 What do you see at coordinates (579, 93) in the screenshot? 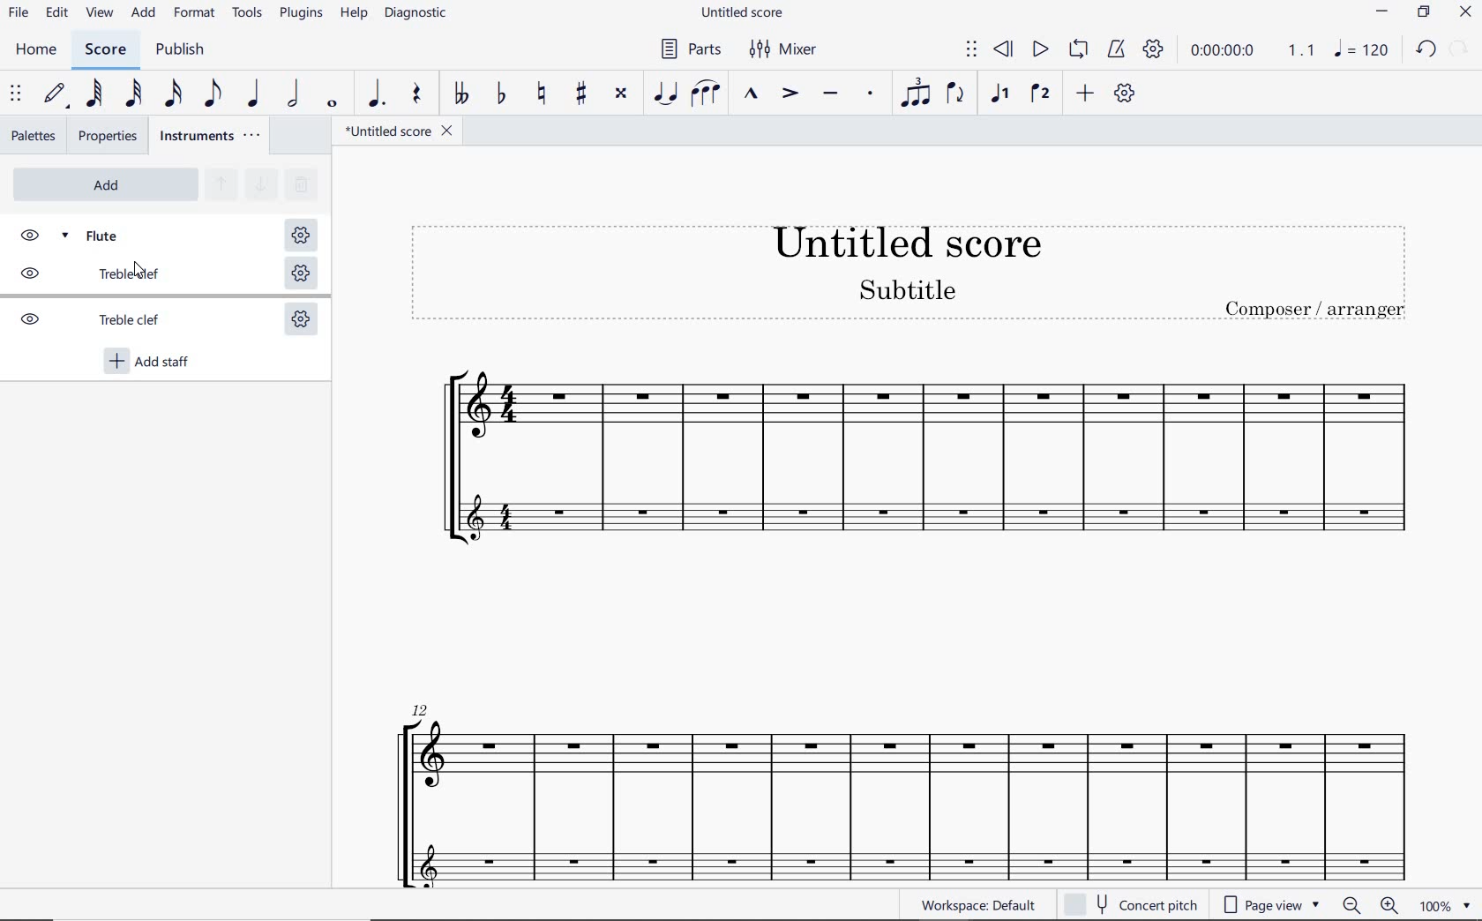
I see `TOGGLE SHARP` at bounding box center [579, 93].